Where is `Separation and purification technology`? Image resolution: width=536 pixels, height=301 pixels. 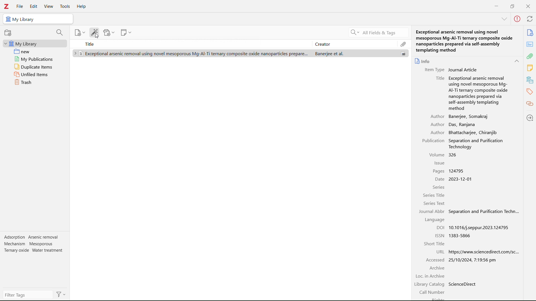 Separation and purification technology is located at coordinates (484, 211).